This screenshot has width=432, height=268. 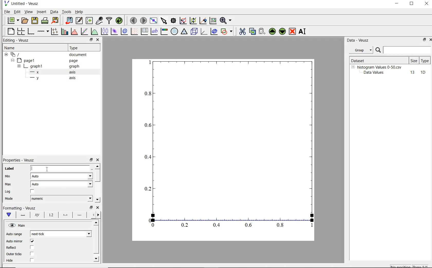 I want to click on image color bar, so click(x=165, y=31).